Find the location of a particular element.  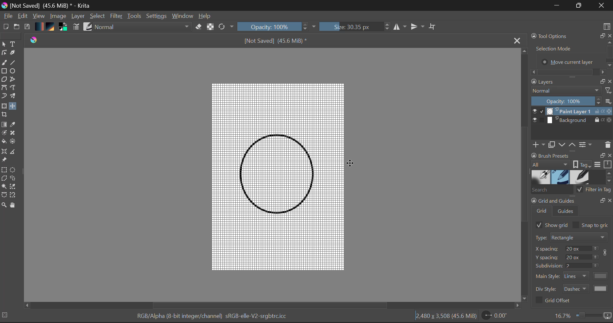

Minimize is located at coordinates (579, 5).